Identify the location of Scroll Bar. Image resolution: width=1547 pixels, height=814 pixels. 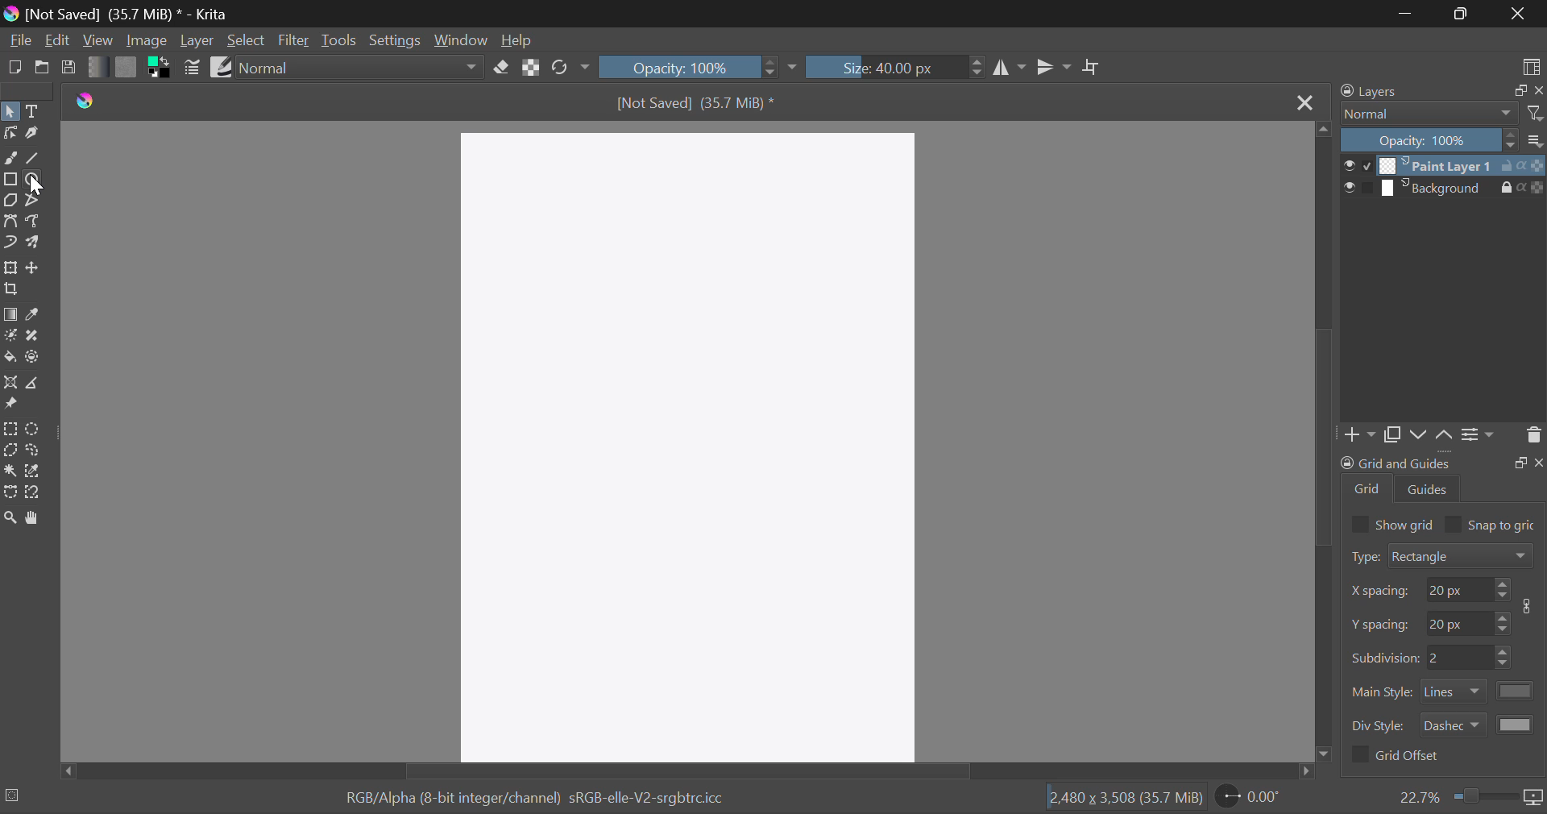
(1326, 446).